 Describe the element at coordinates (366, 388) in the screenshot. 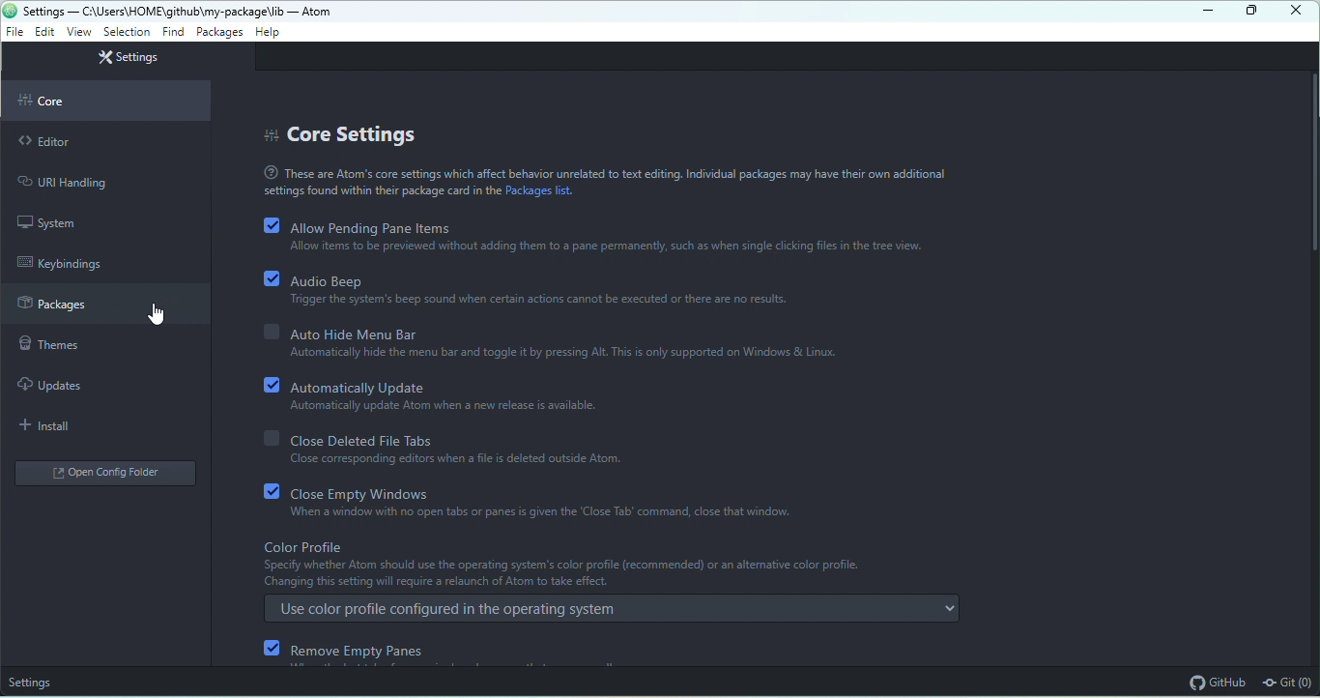

I see `automatically update` at that location.